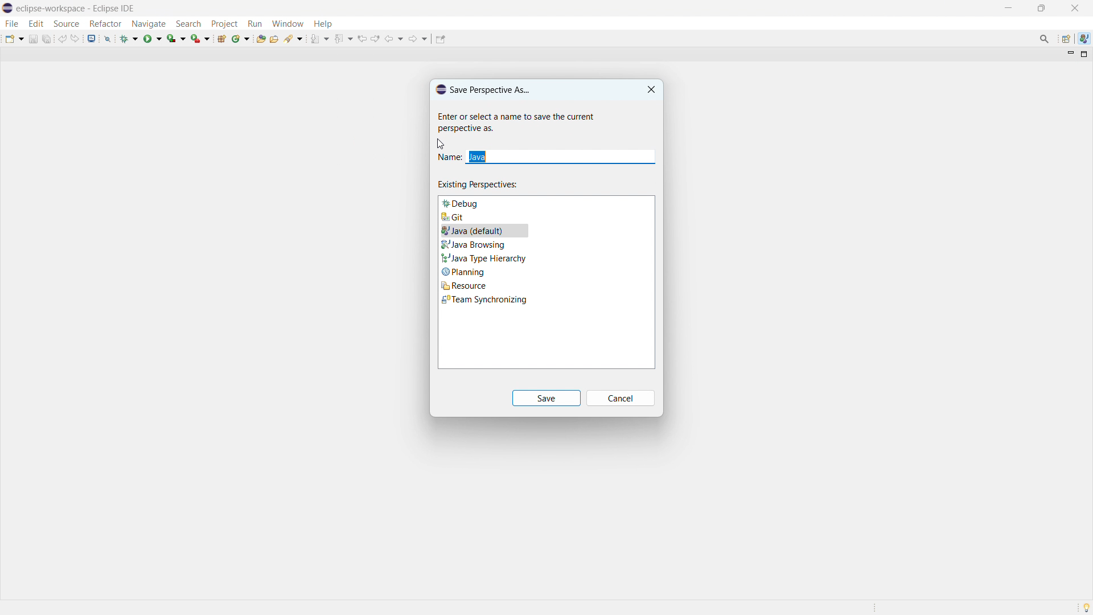 The height and width of the screenshot is (615, 1093). What do you see at coordinates (1069, 55) in the screenshot?
I see `minimize view` at bounding box center [1069, 55].